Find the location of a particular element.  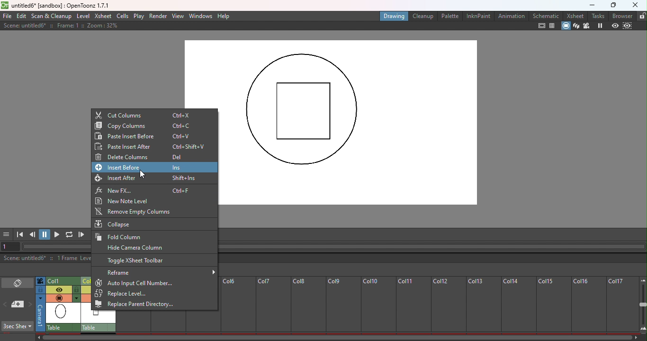

Click to select camera is located at coordinates (40, 313).